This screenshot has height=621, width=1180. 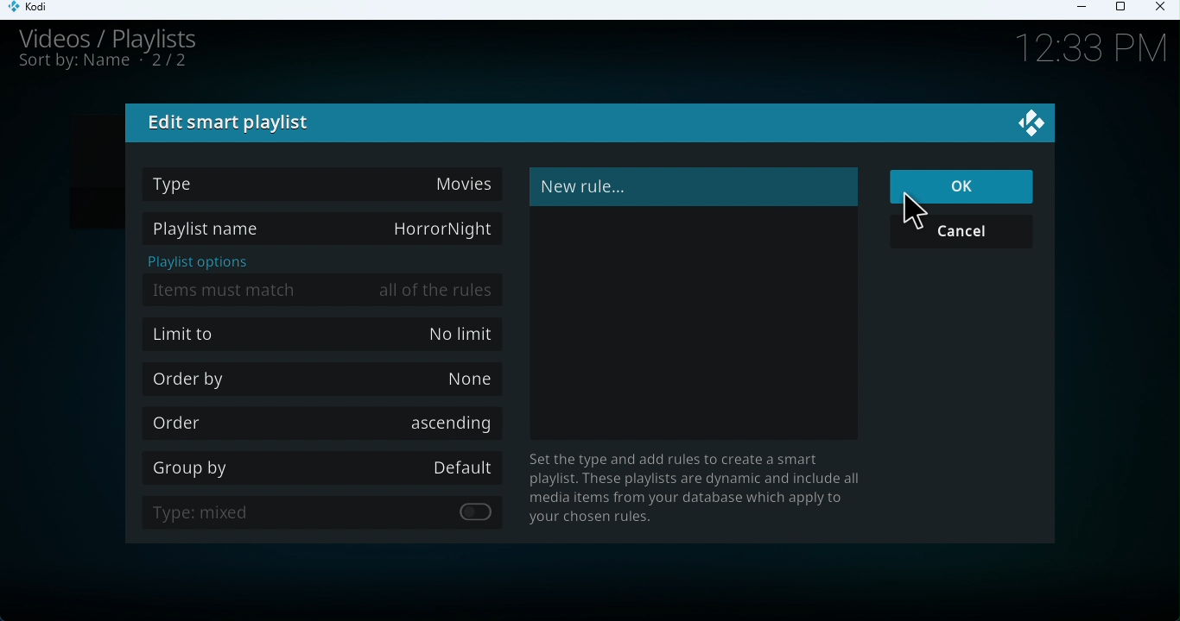 What do you see at coordinates (327, 378) in the screenshot?
I see `Order by` at bounding box center [327, 378].